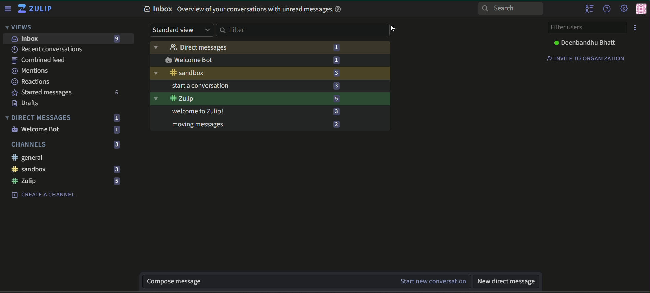 The image size is (650, 293). What do you see at coordinates (432, 281) in the screenshot?
I see `start new conversation` at bounding box center [432, 281].